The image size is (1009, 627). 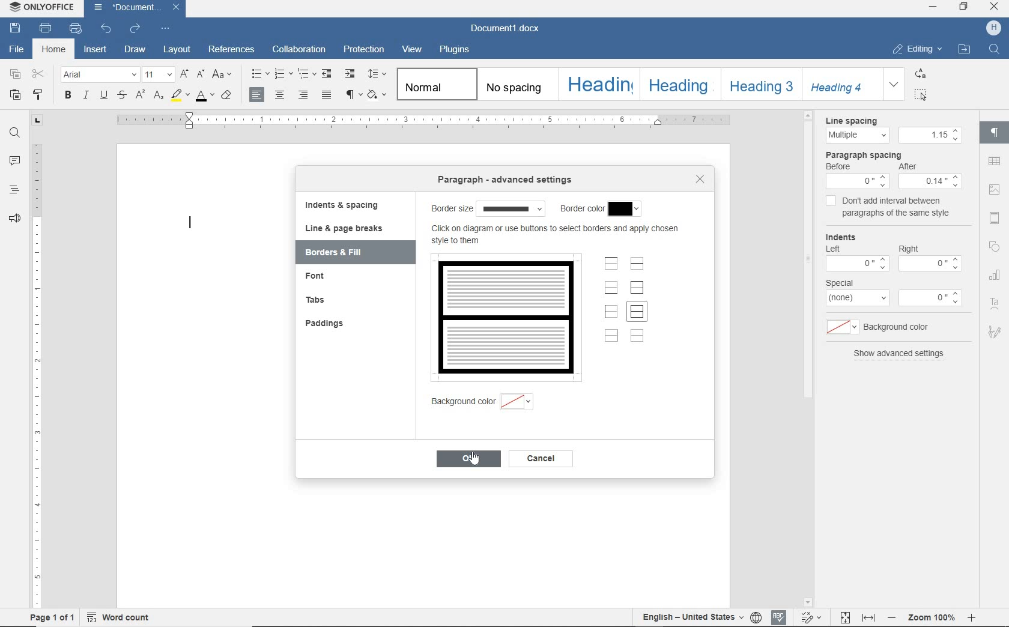 I want to click on paddings, so click(x=333, y=324).